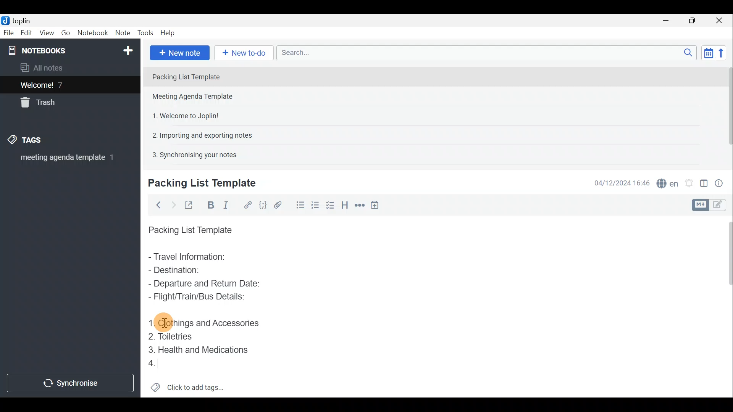 The height and width of the screenshot is (412, 733). What do you see at coordinates (484, 53) in the screenshot?
I see `Search bar` at bounding box center [484, 53].